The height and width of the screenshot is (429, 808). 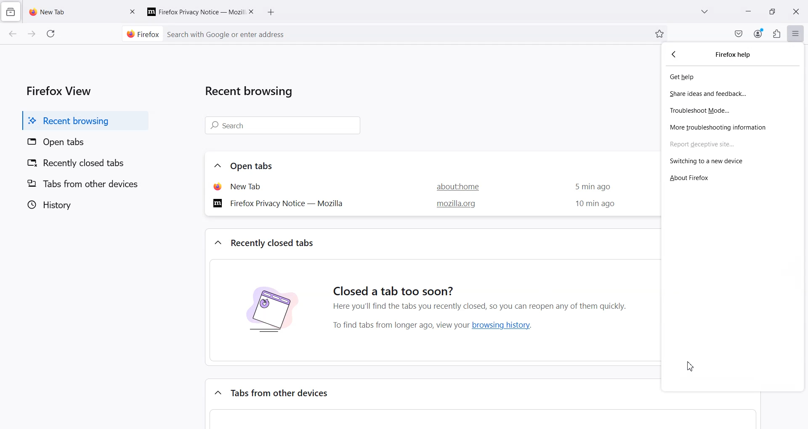 I want to click on browsing history, so click(x=505, y=325).